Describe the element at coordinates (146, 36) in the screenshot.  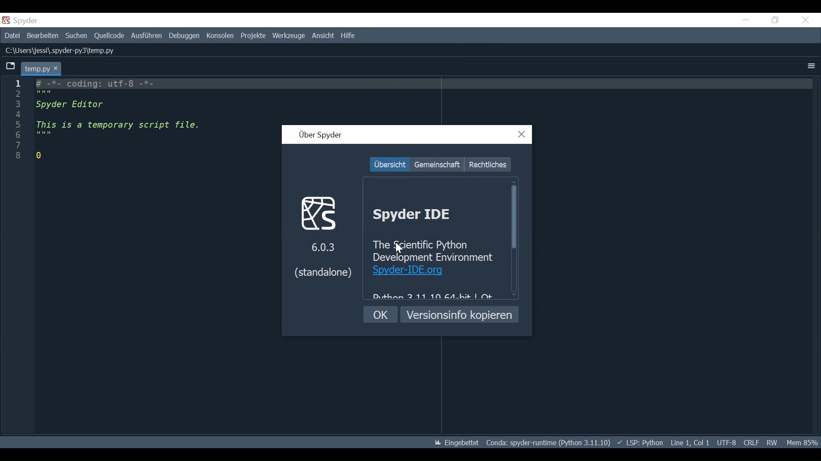
I see `Run` at that location.